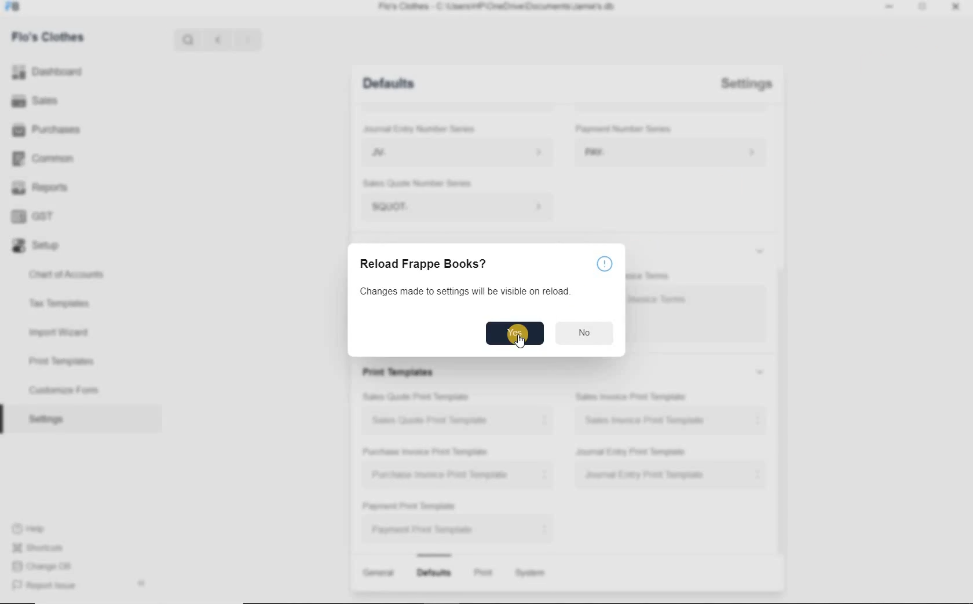  I want to click on Flo's Clothes - C:\Users\HP\OneDrive\Documents\Jamie's.db, so click(500, 8).